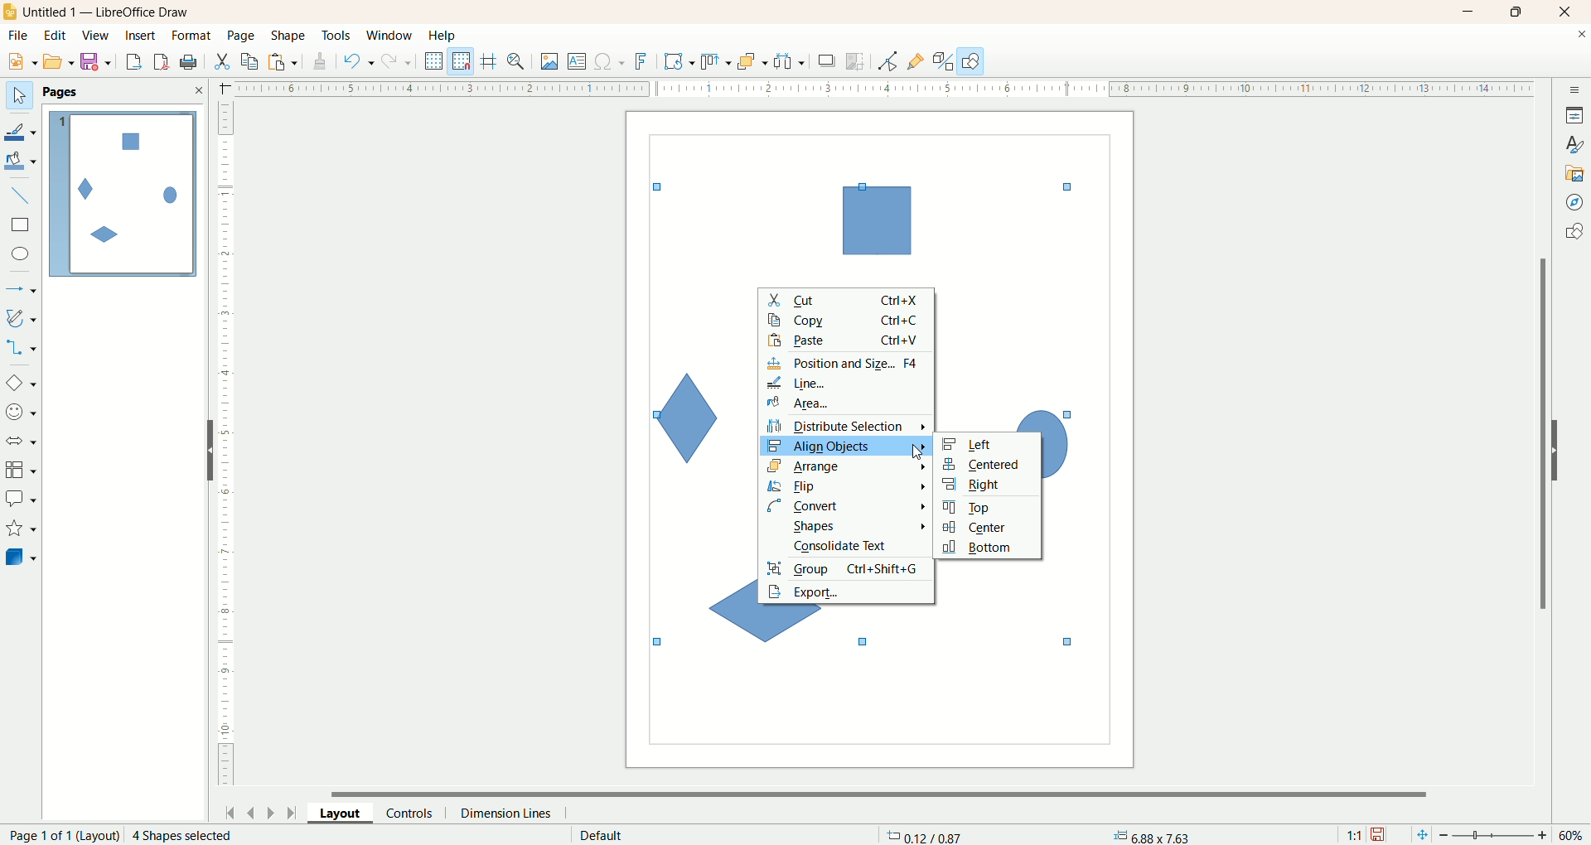  Describe the element at coordinates (510, 813) in the screenshot. I see `dimension lines` at that location.